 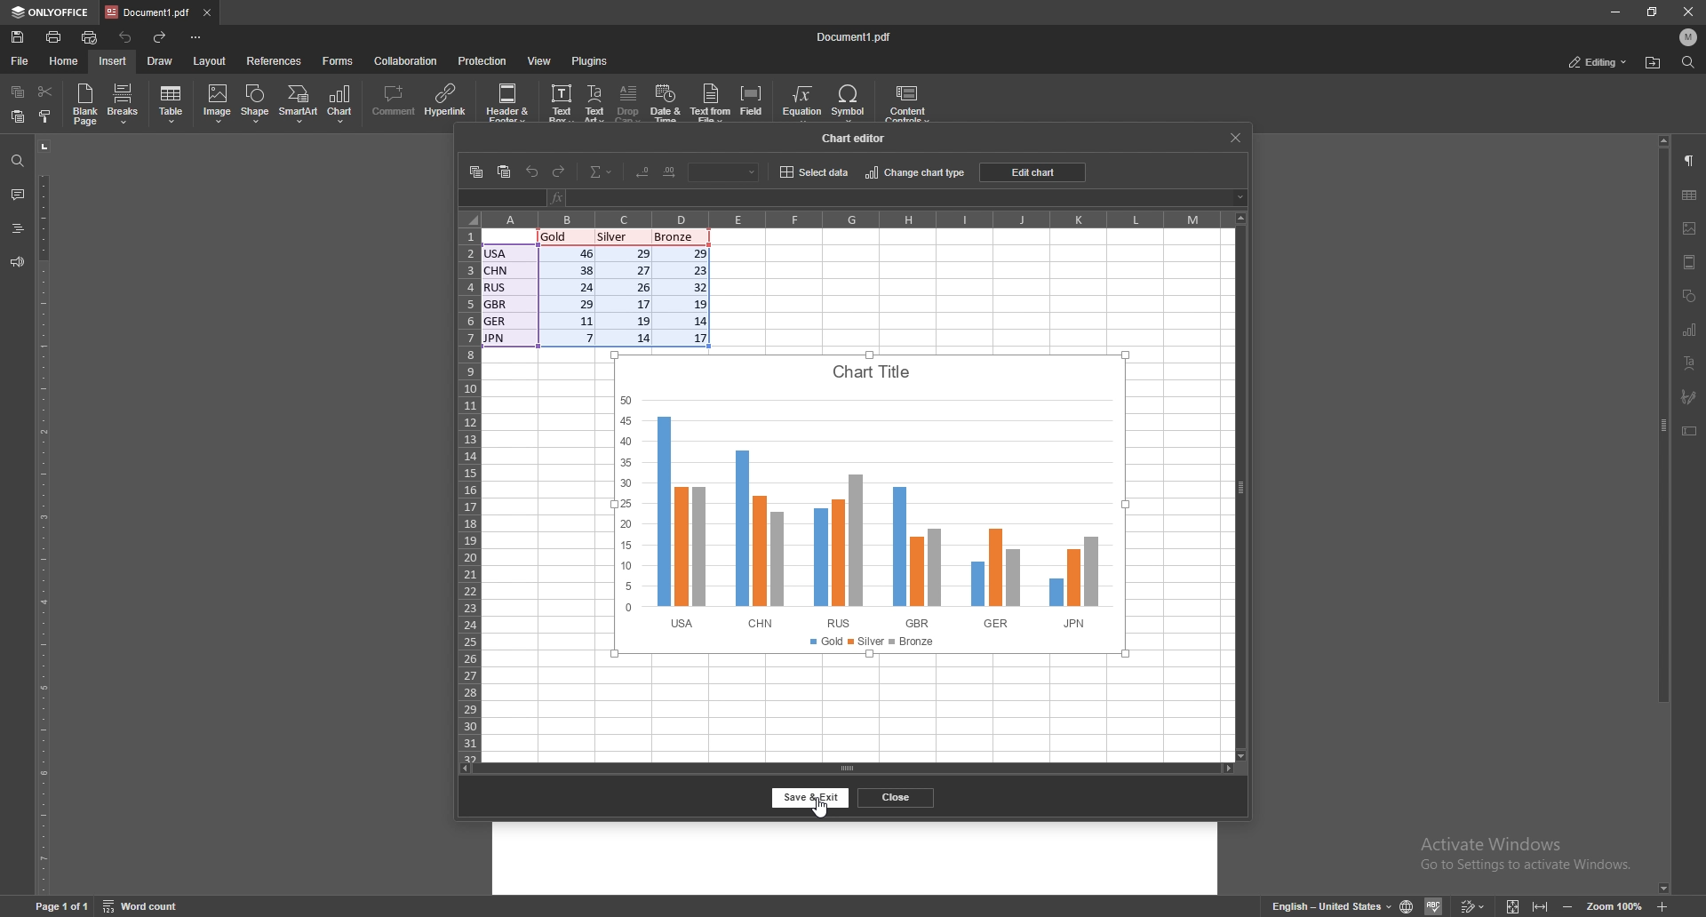 I want to click on scroll bar, so click(x=845, y=769).